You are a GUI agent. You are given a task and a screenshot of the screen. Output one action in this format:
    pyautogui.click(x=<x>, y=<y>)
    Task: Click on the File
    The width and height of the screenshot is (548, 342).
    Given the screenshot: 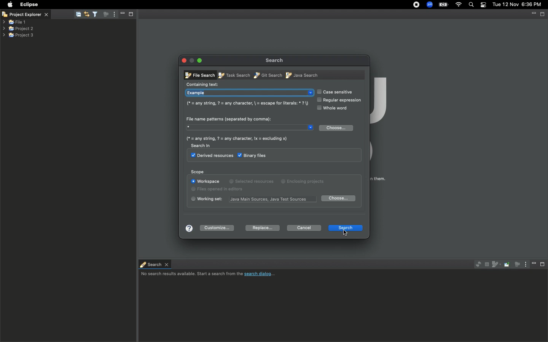 What is the action you would take?
    pyautogui.click(x=49, y=5)
    